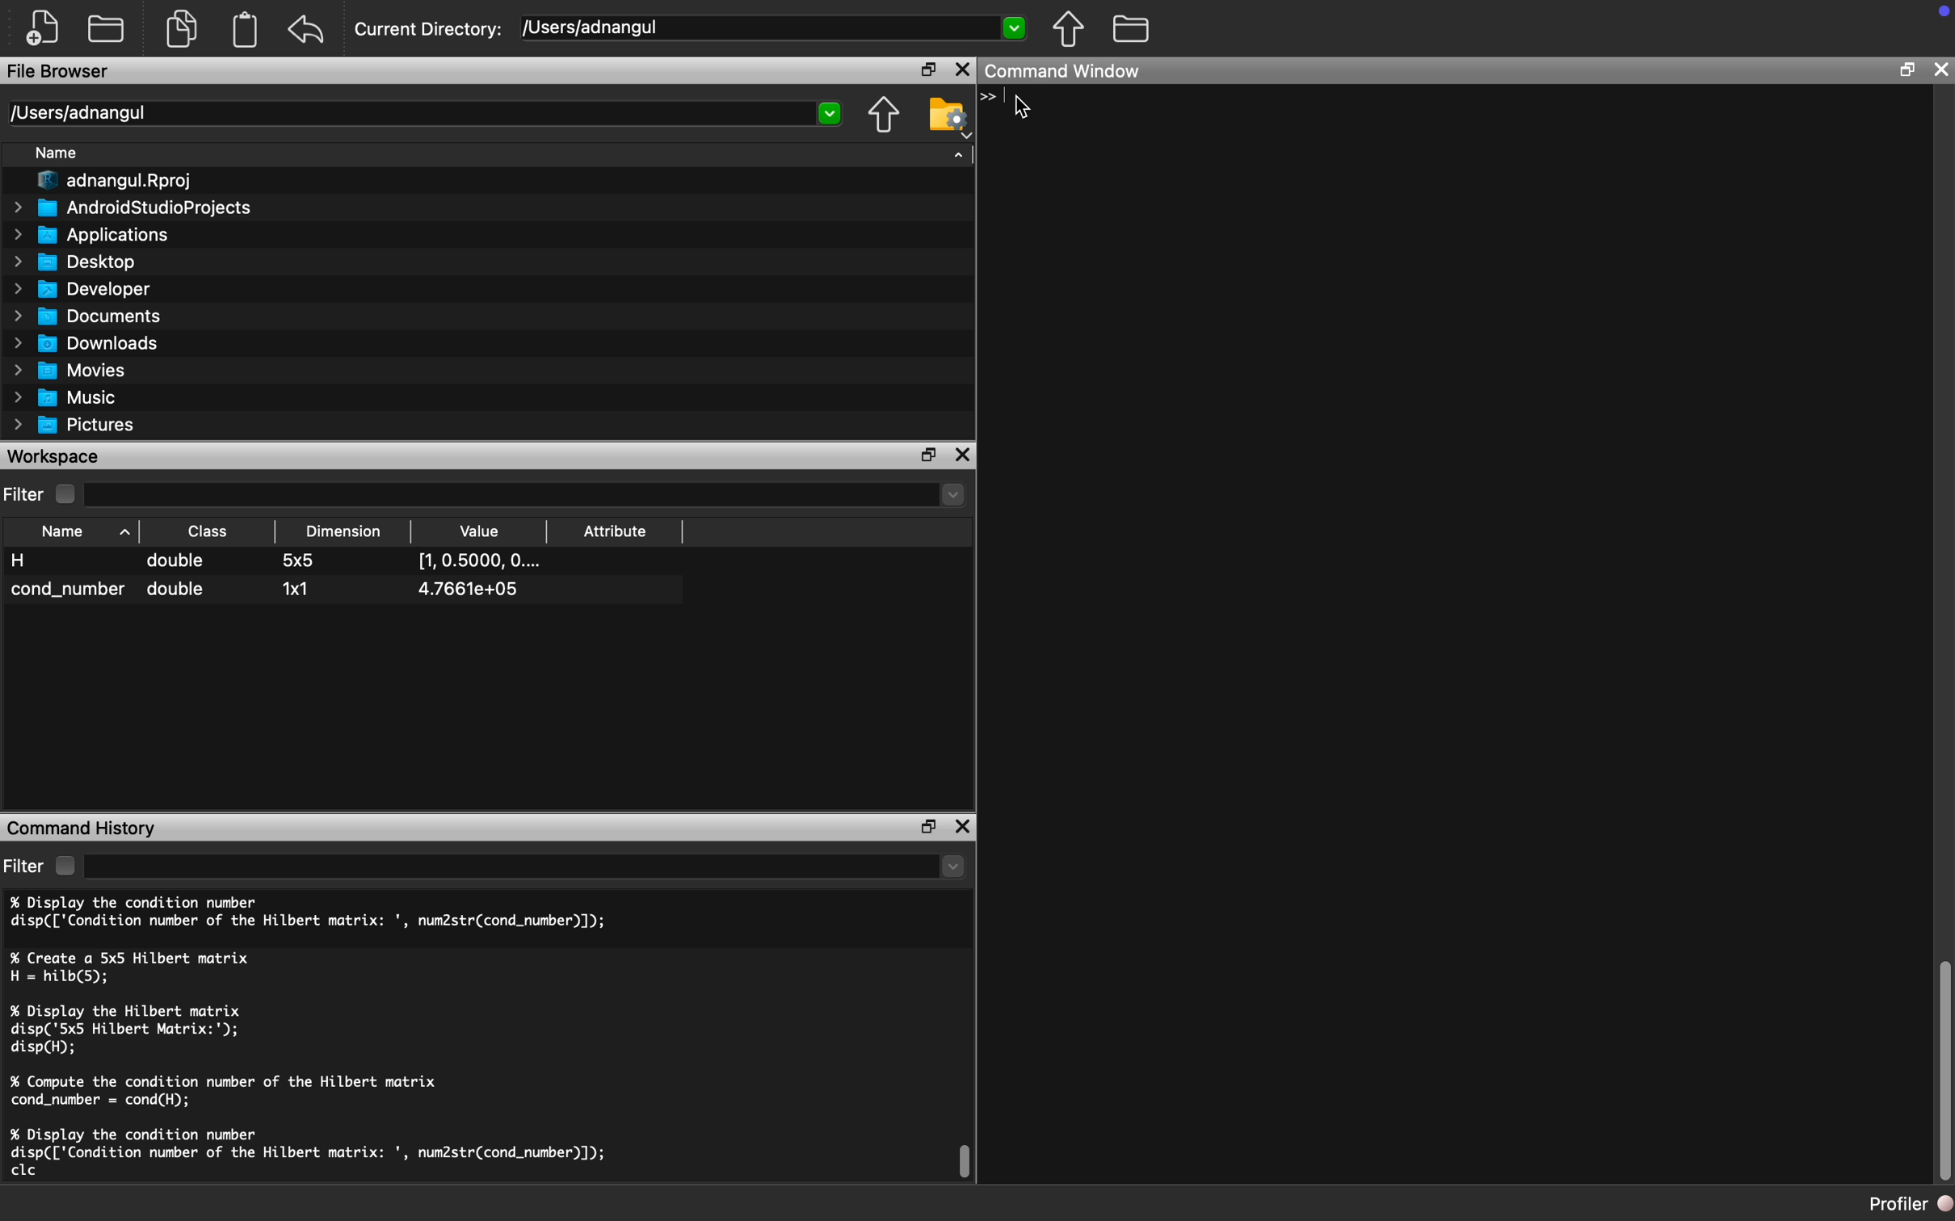  What do you see at coordinates (65, 493) in the screenshot?
I see `Checkbox` at bounding box center [65, 493].